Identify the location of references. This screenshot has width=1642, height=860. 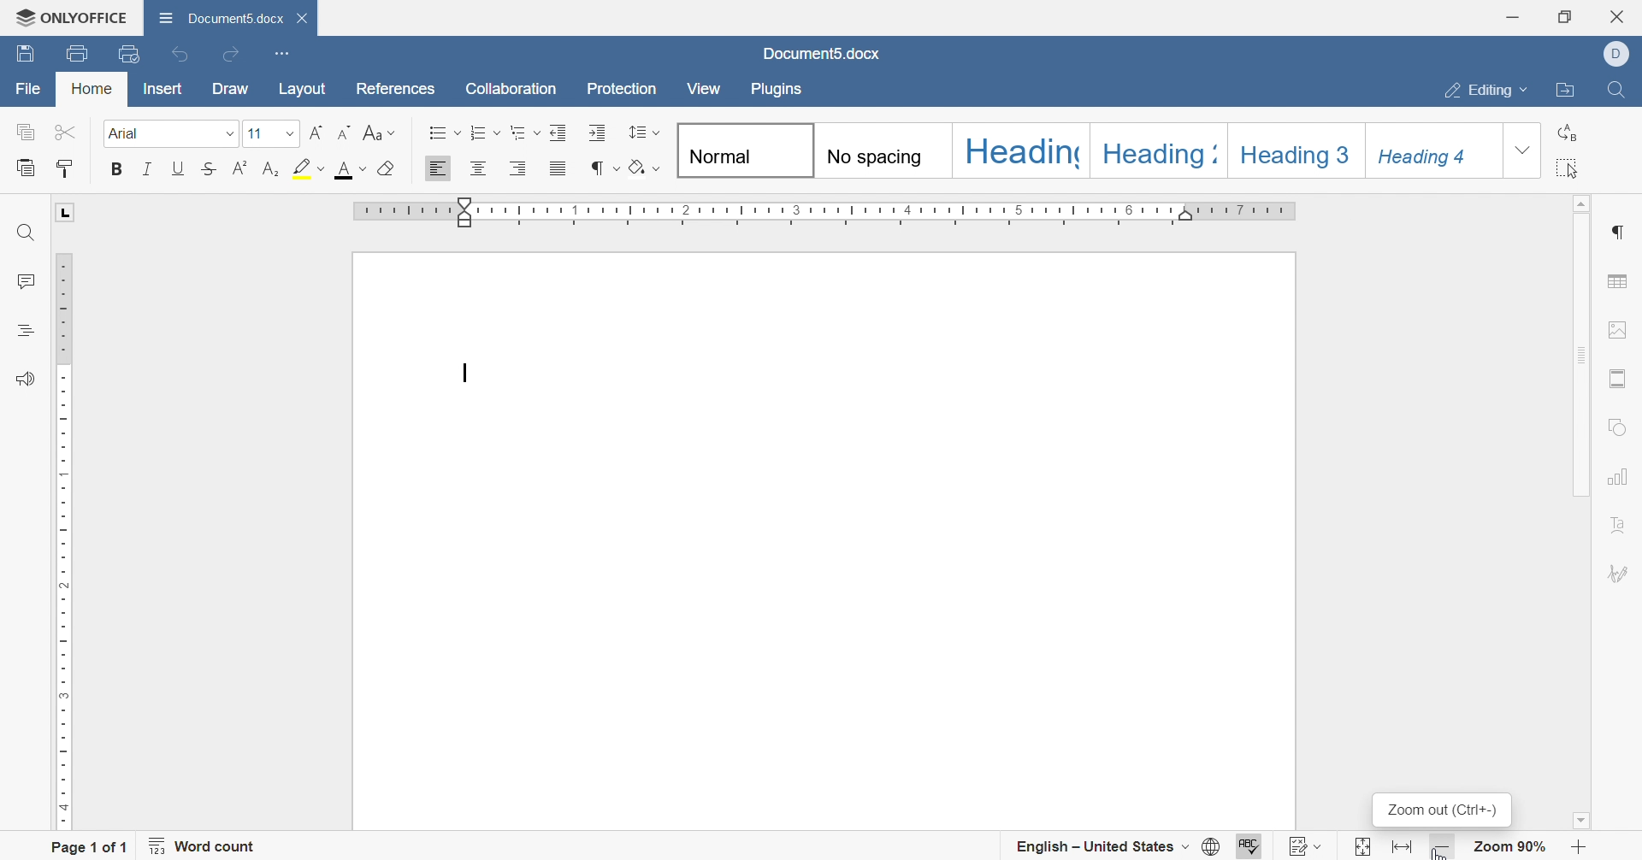
(395, 90).